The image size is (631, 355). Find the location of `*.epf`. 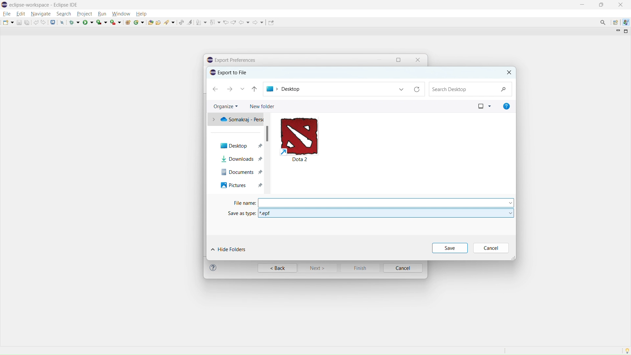

*.epf is located at coordinates (386, 212).